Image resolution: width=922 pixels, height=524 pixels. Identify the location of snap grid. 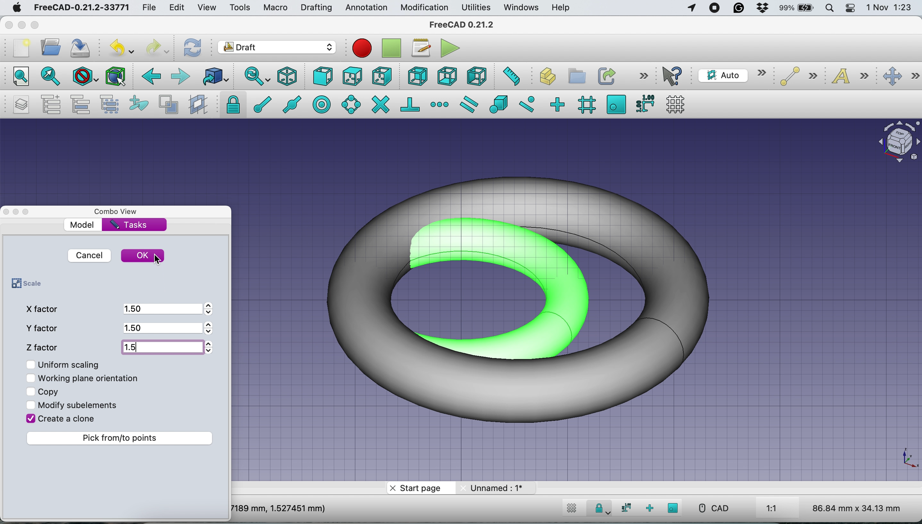
(585, 105).